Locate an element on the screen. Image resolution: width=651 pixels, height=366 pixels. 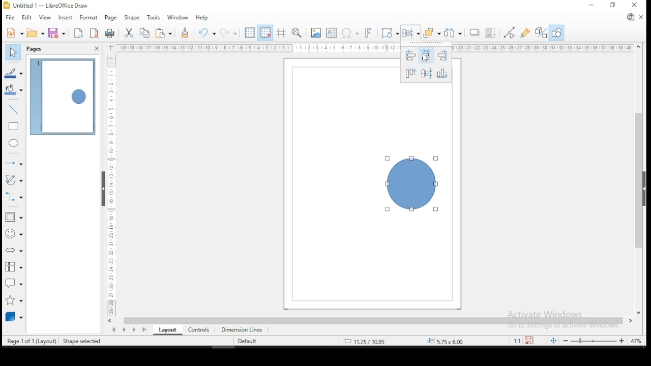
bottom is located at coordinates (443, 73).